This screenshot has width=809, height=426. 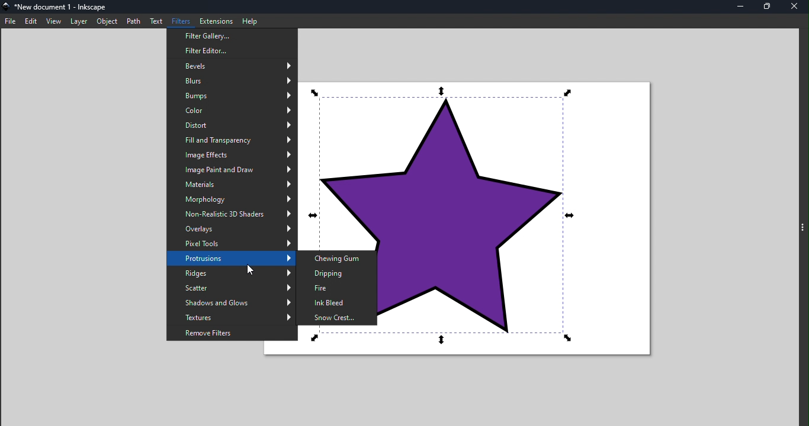 What do you see at coordinates (231, 302) in the screenshot?
I see `Shadows and Glows` at bounding box center [231, 302].